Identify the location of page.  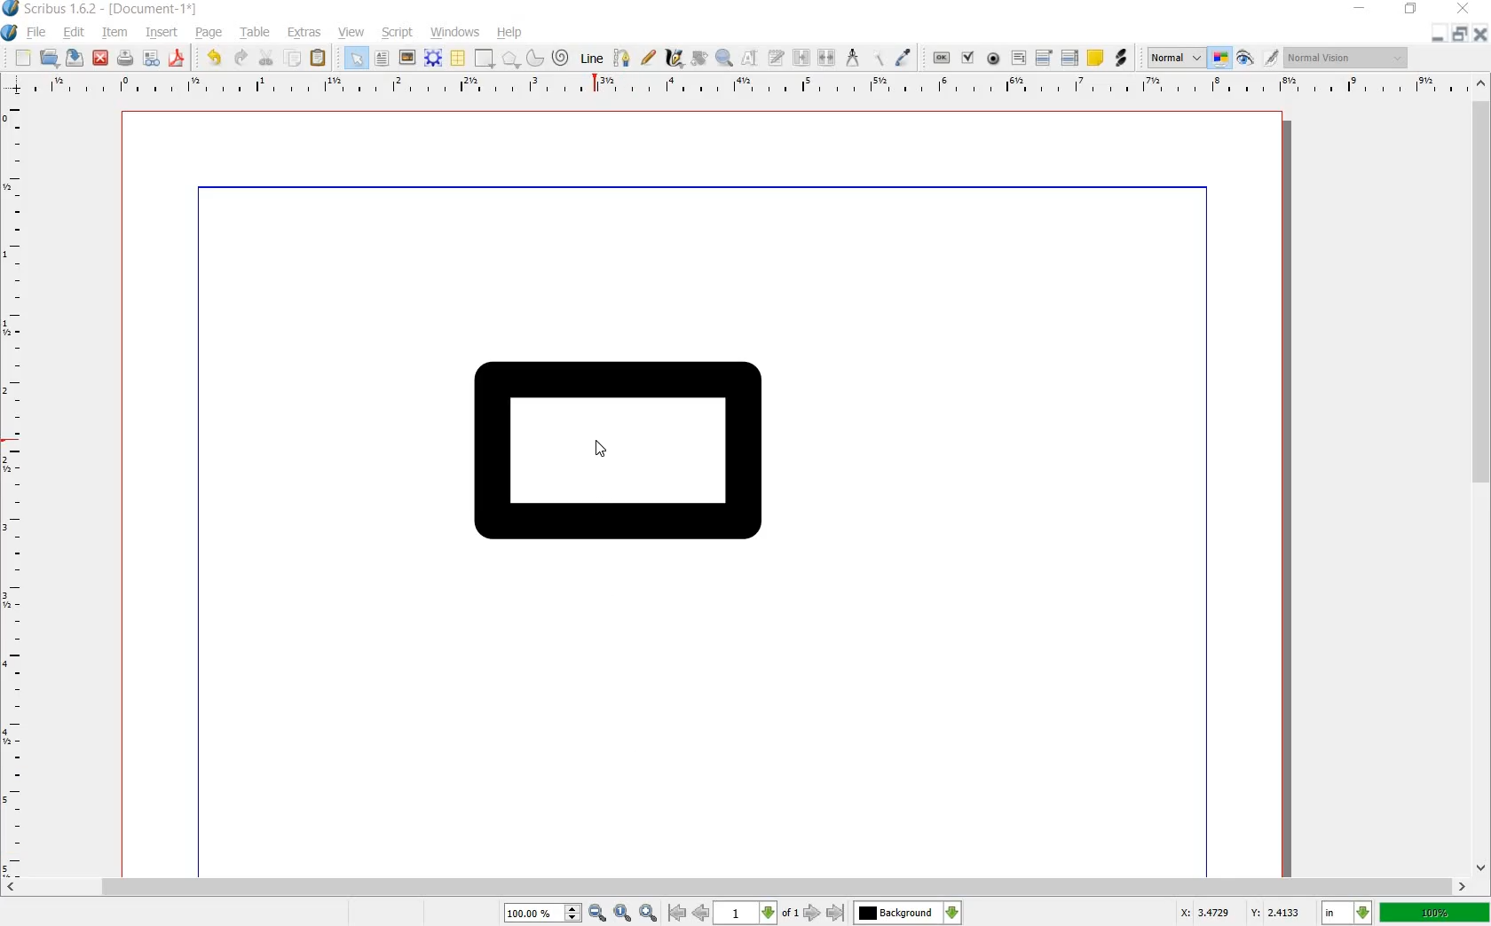
(208, 34).